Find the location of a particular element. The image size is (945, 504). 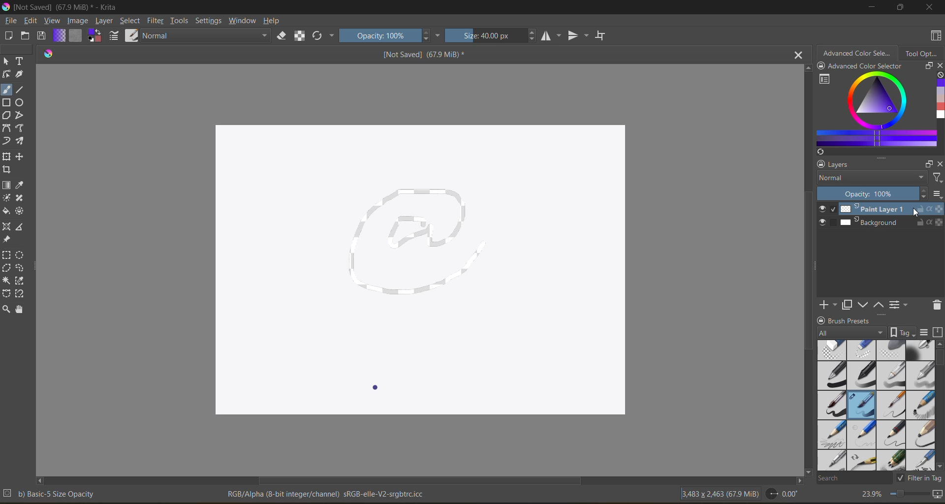

bezier curve selection tool is located at coordinates (6, 293).